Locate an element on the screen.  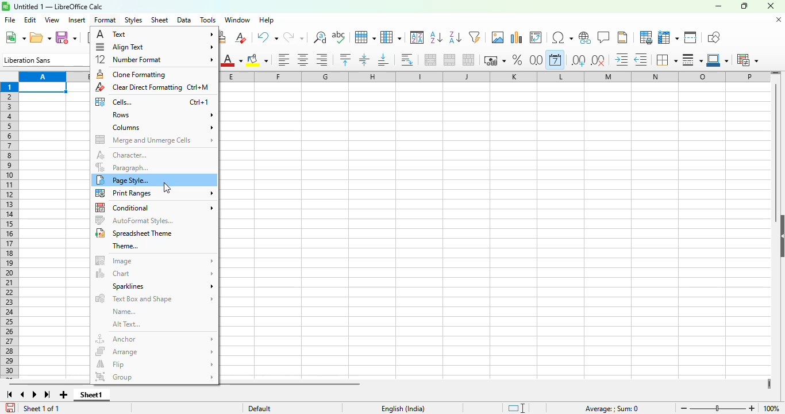
clear direct formatting is located at coordinates (241, 37).